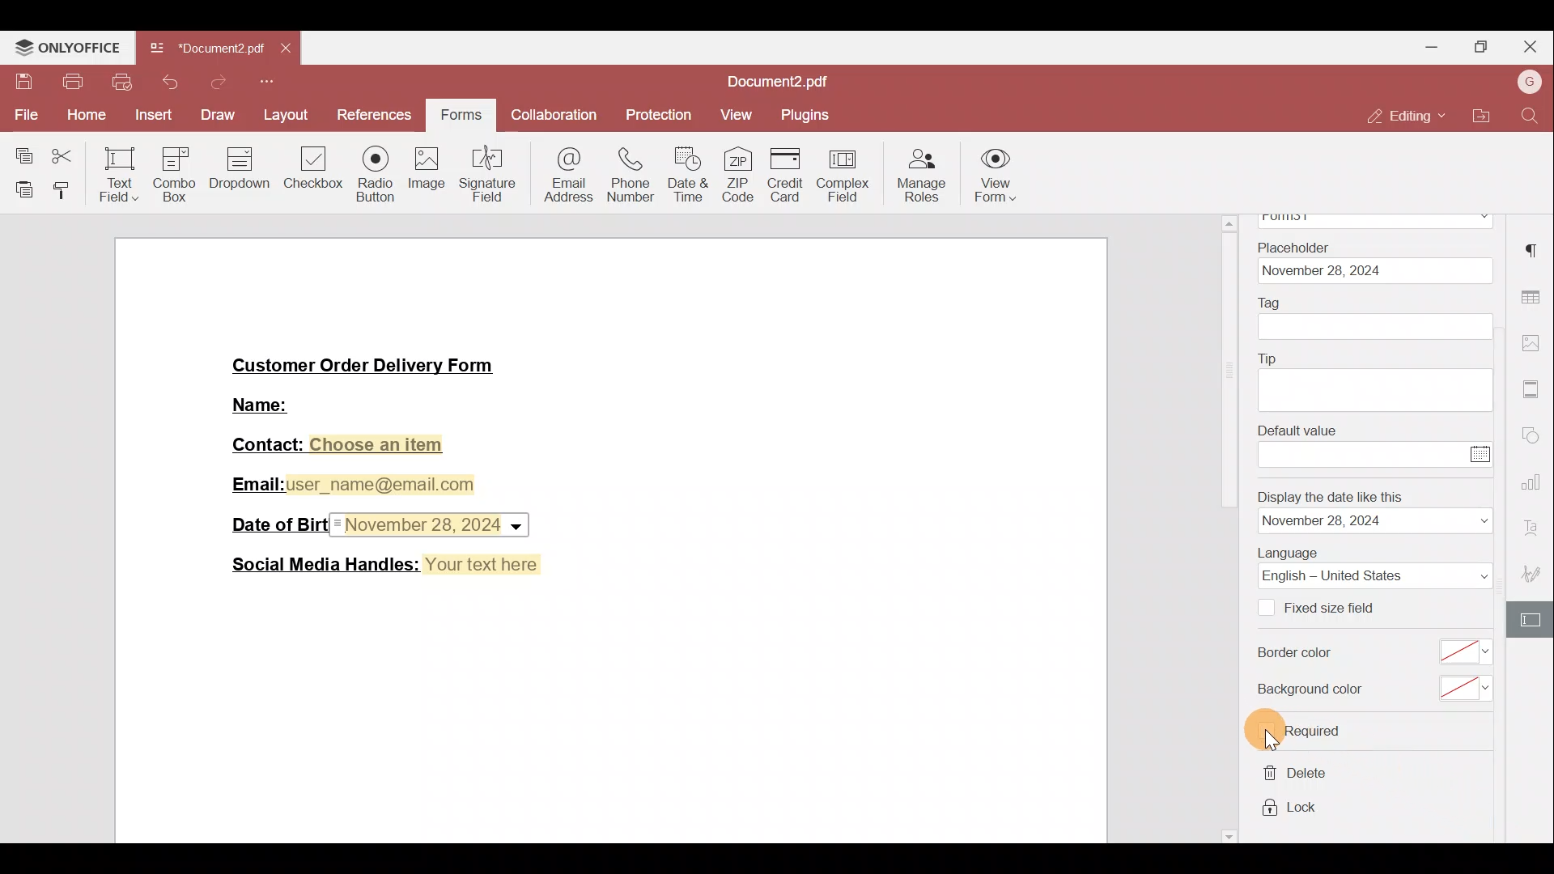 The width and height of the screenshot is (1554, 874). I want to click on Tip, so click(1272, 359).